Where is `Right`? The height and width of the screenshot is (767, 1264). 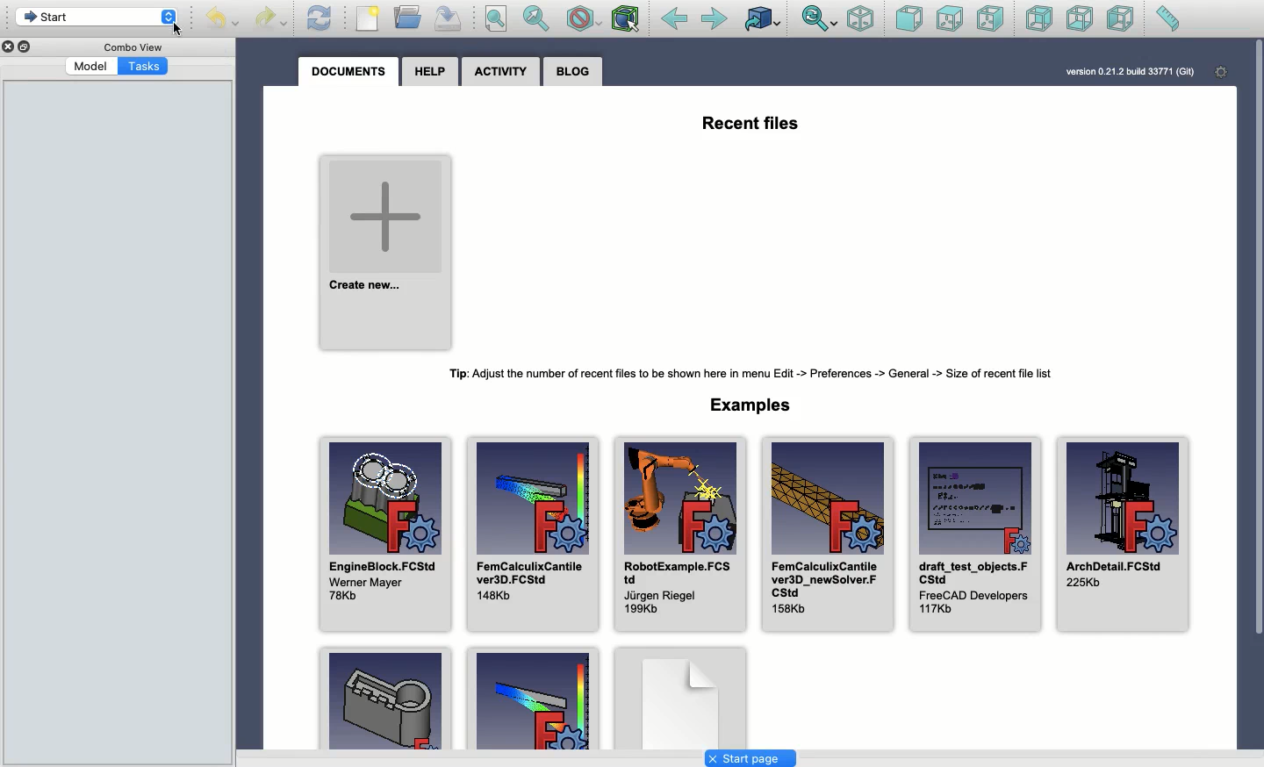 Right is located at coordinates (993, 18).